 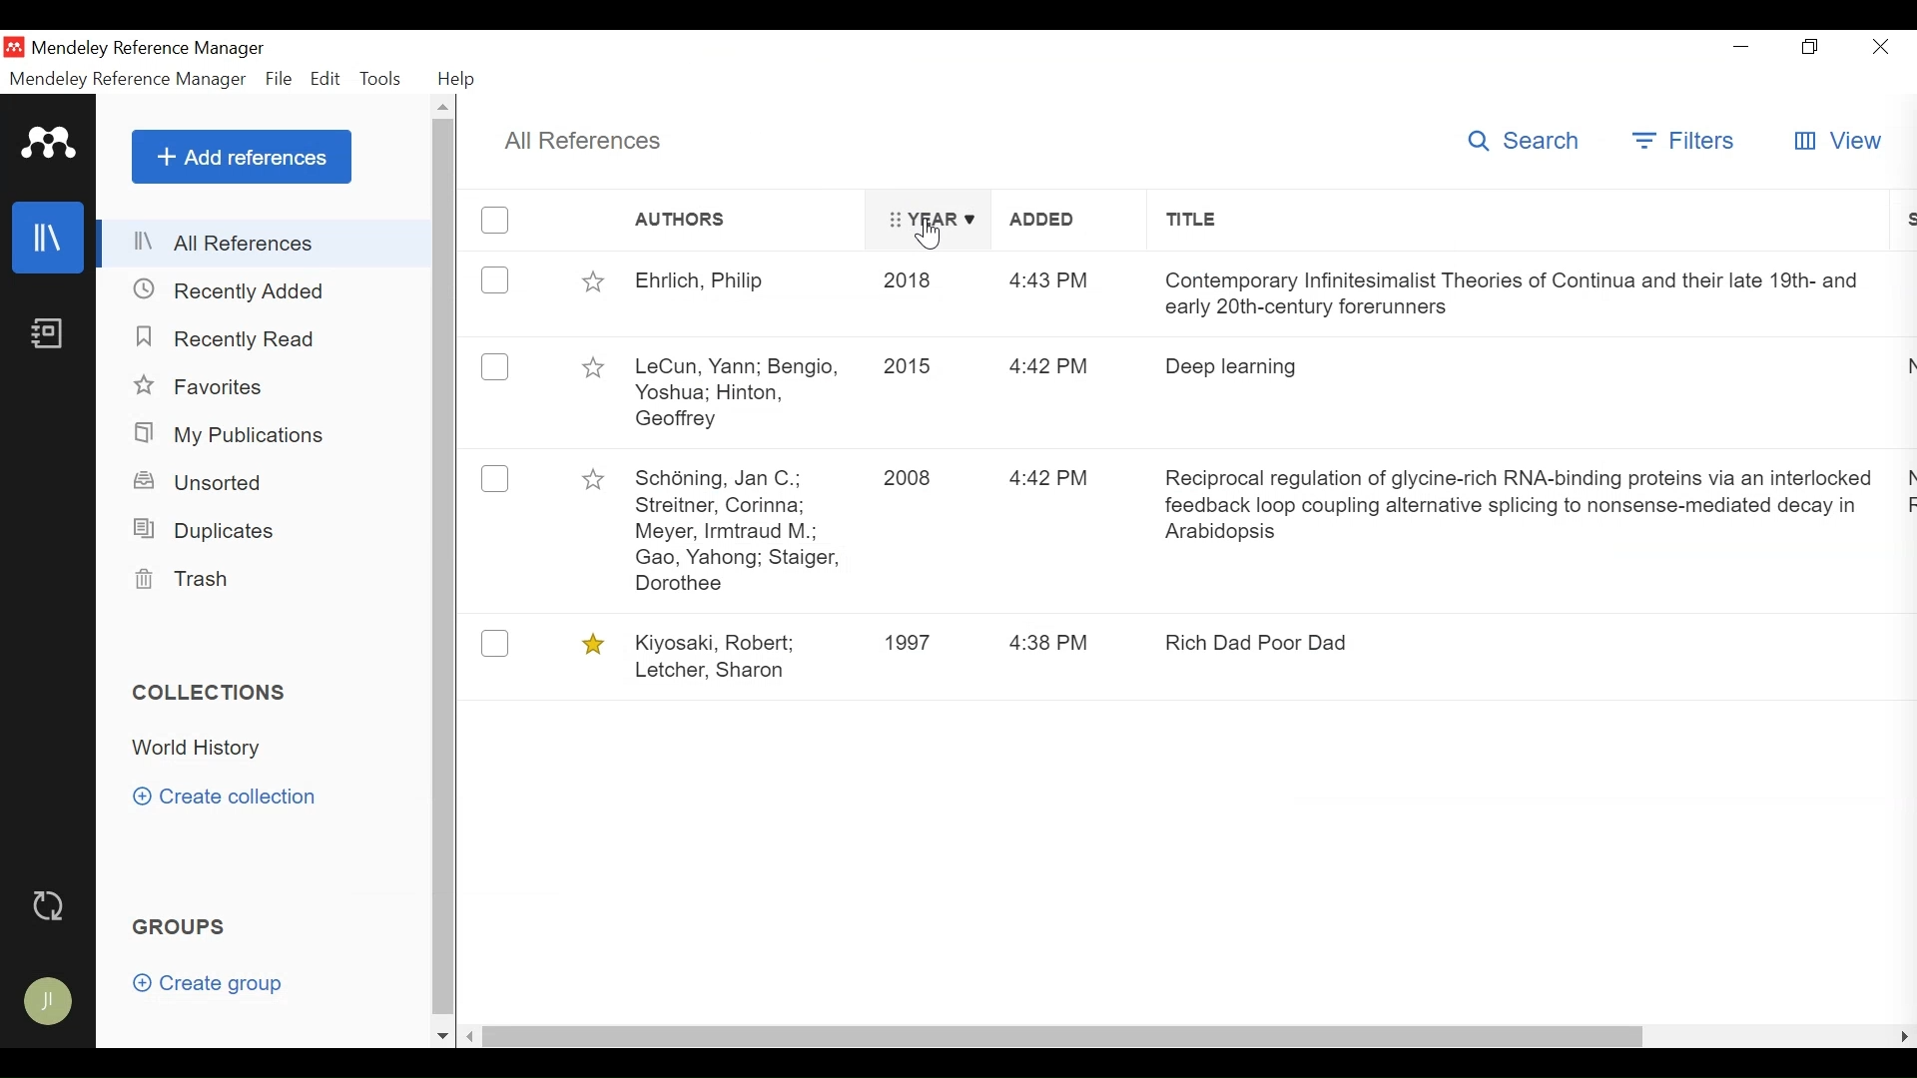 I want to click on Contemporary Infinitesimalist Theories of Continua and their late 19th- and early 20th-century forerunners, so click(x=1510, y=293).